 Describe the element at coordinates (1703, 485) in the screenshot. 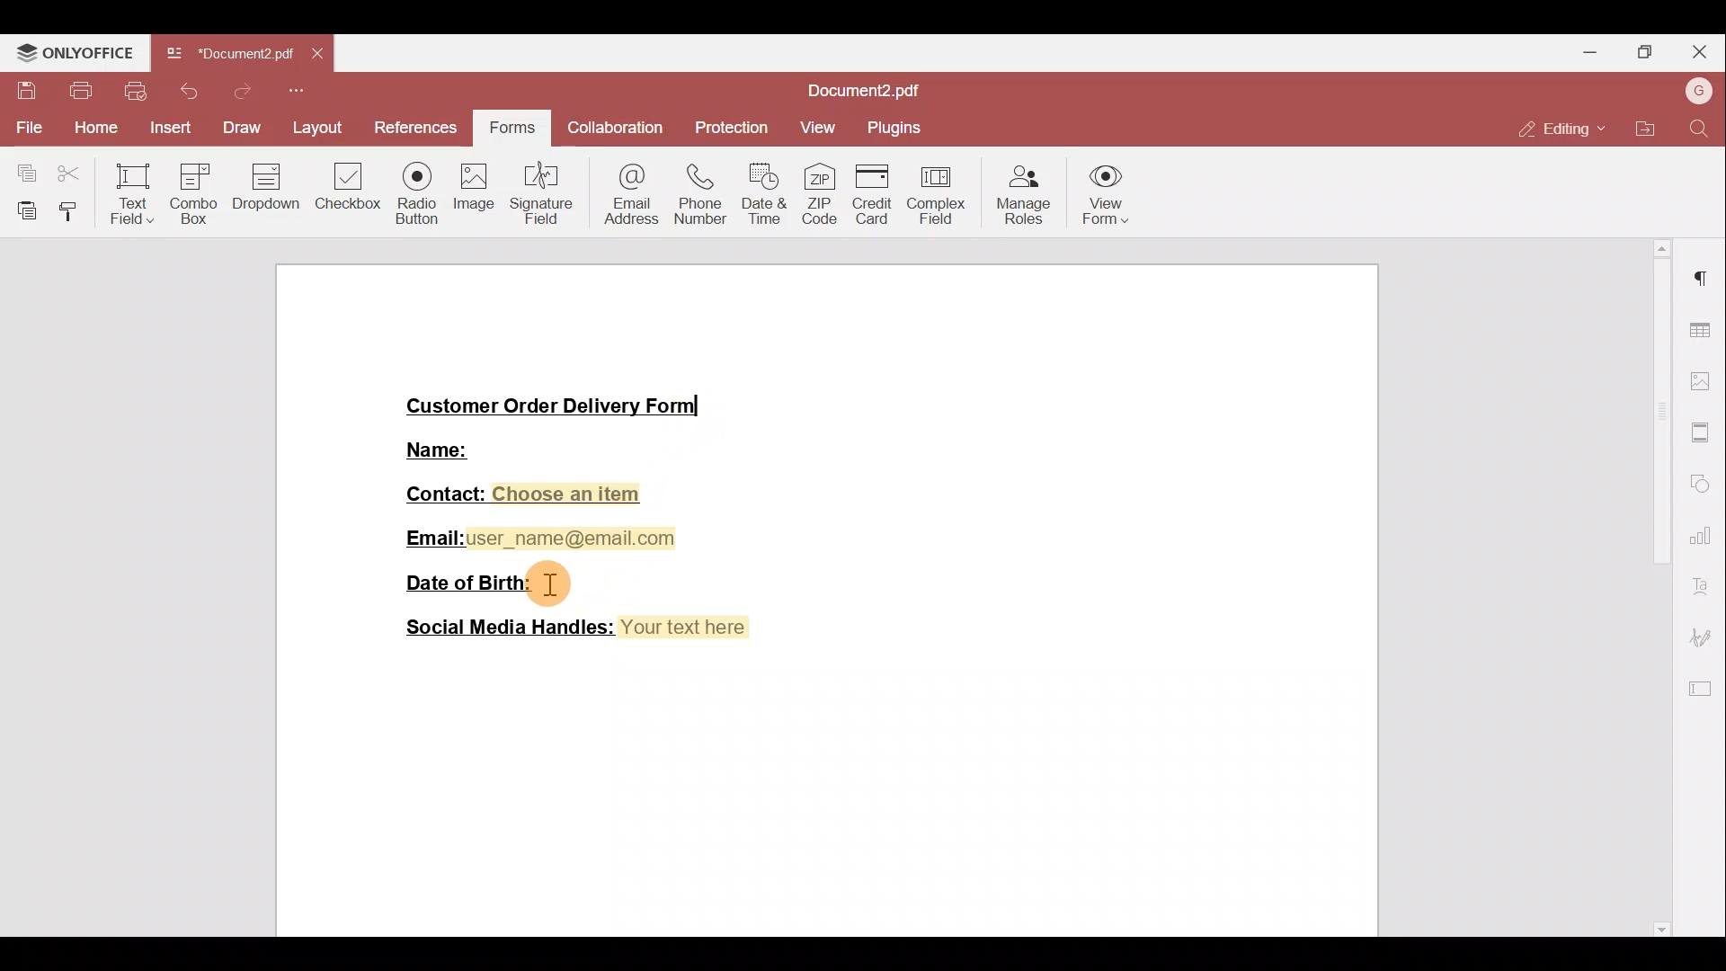

I see `Shapes settings` at that location.